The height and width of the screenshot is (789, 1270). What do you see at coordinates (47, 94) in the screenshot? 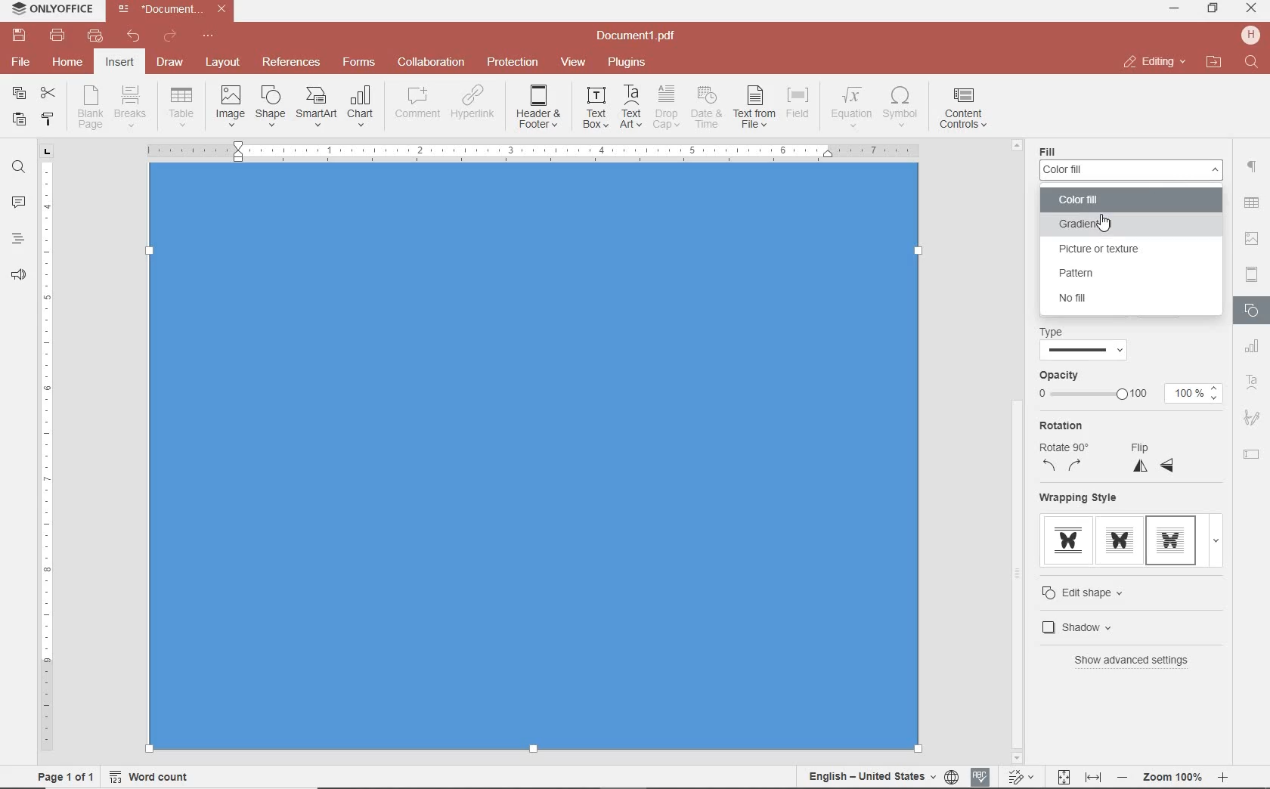
I see `cut` at bounding box center [47, 94].